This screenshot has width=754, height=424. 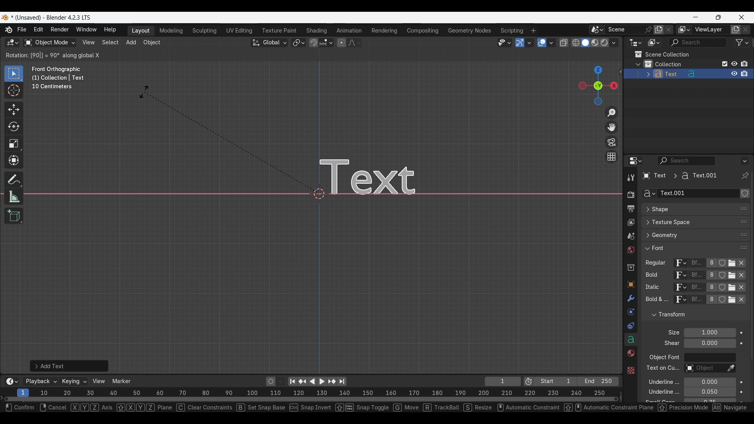 I want to click on Shading workspace , so click(x=317, y=31).